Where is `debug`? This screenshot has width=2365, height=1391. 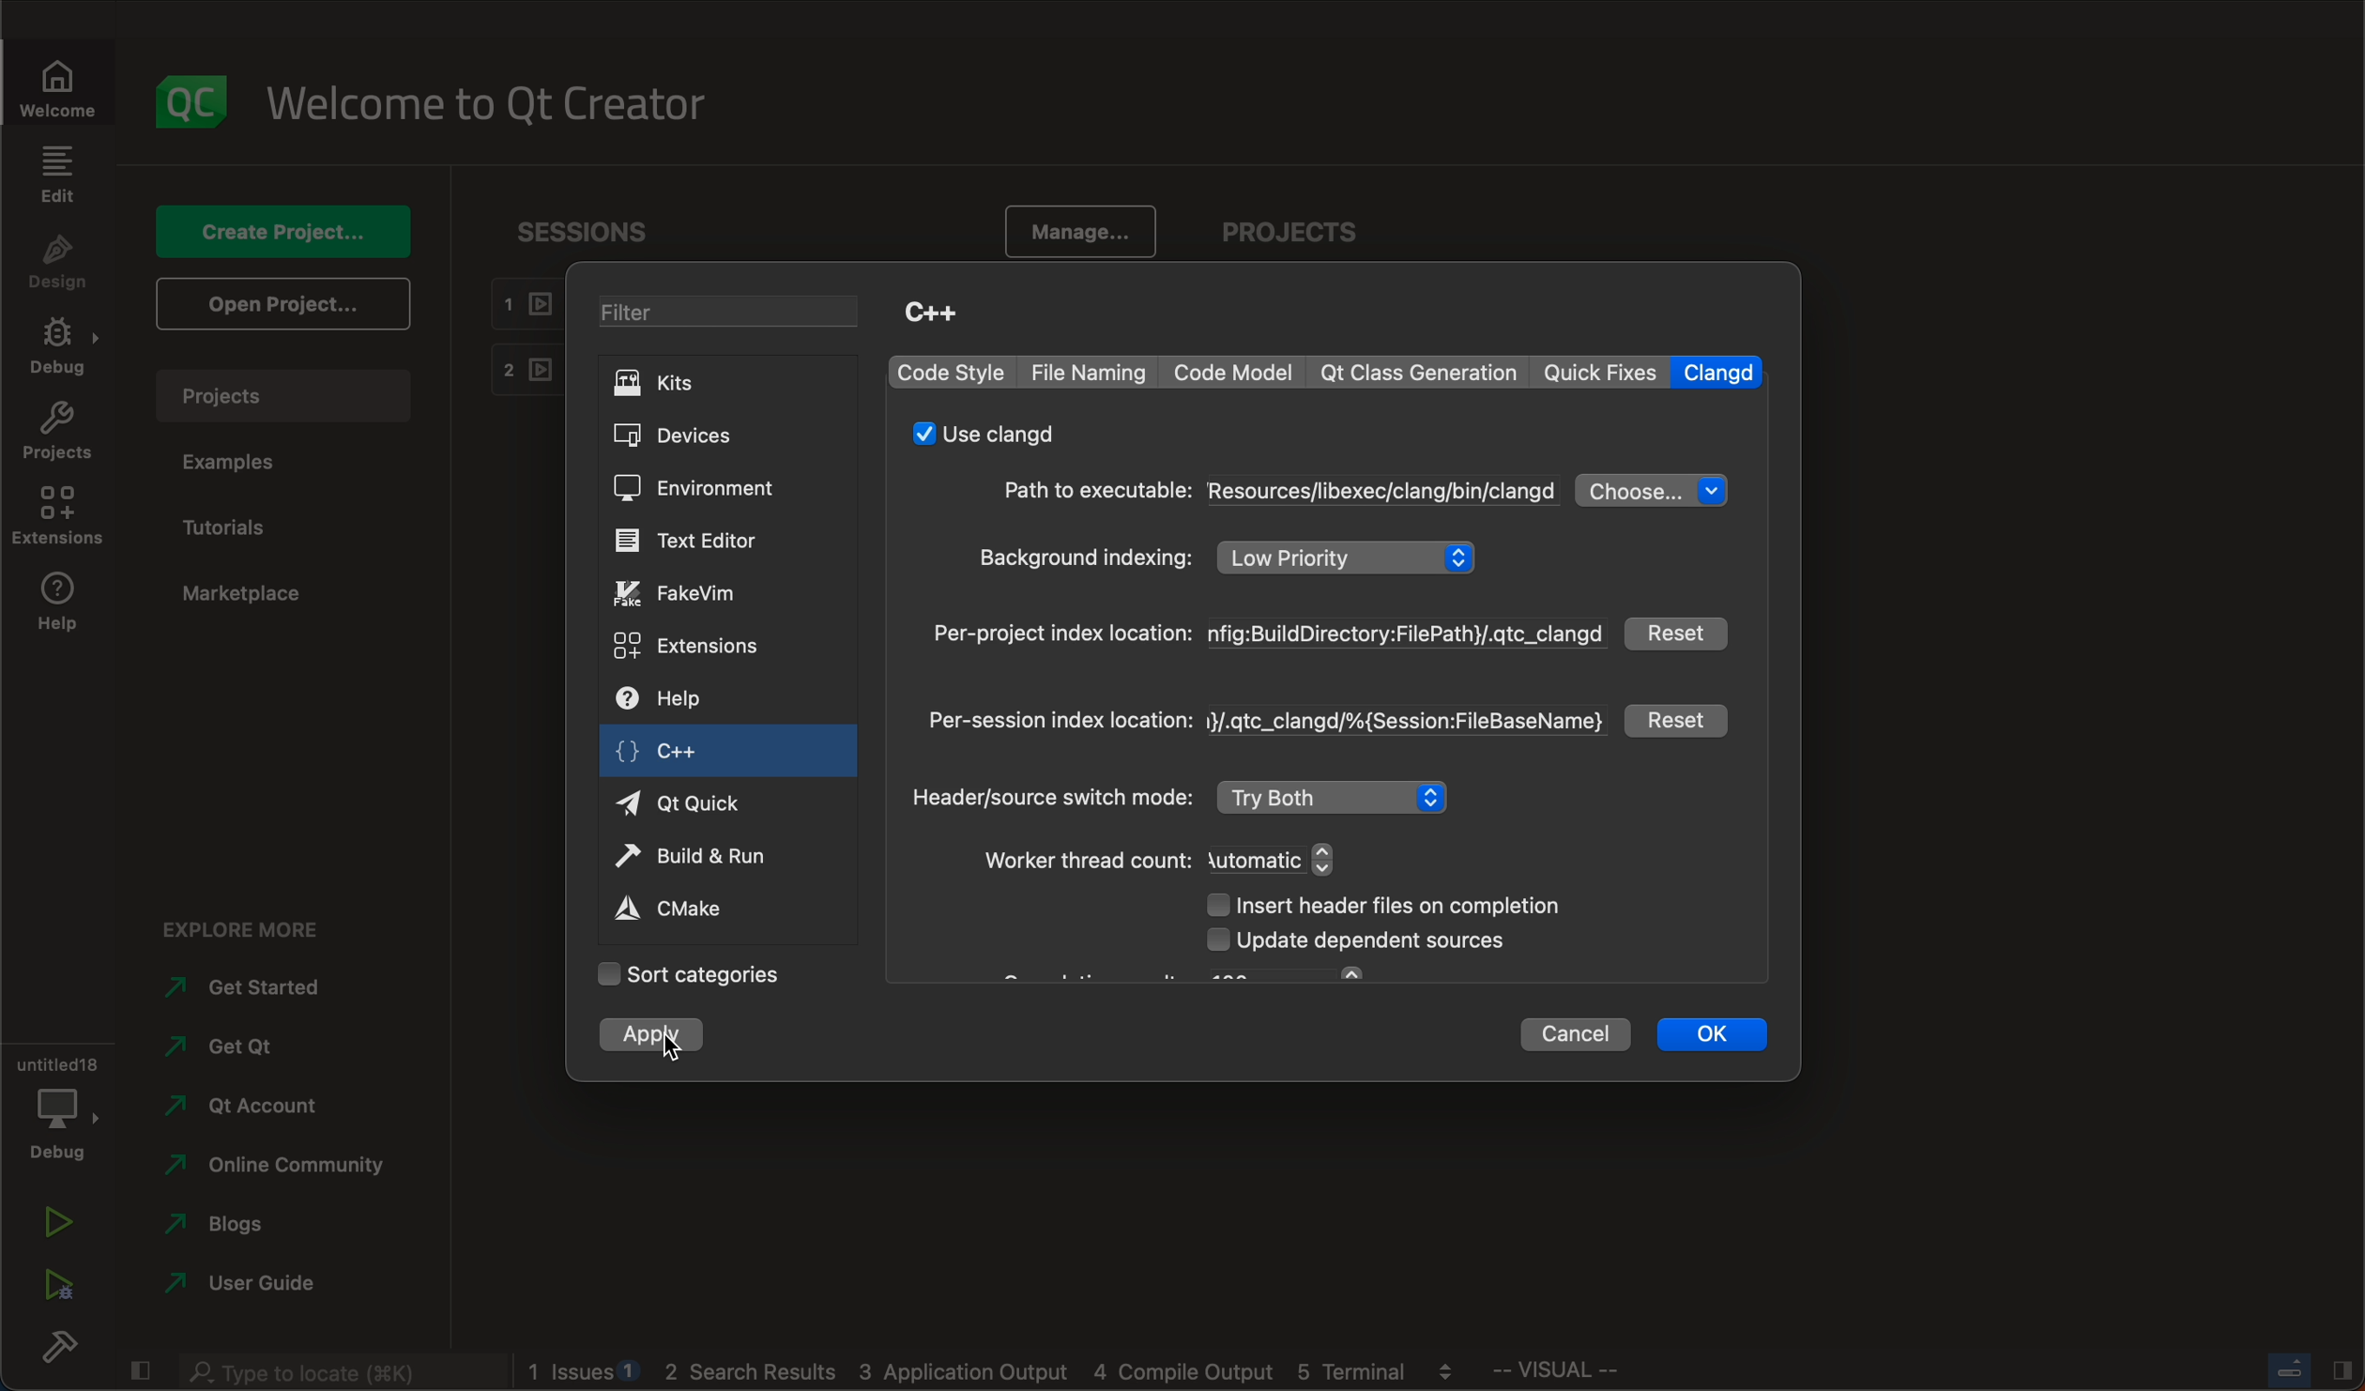 debug is located at coordinates (61, 344).